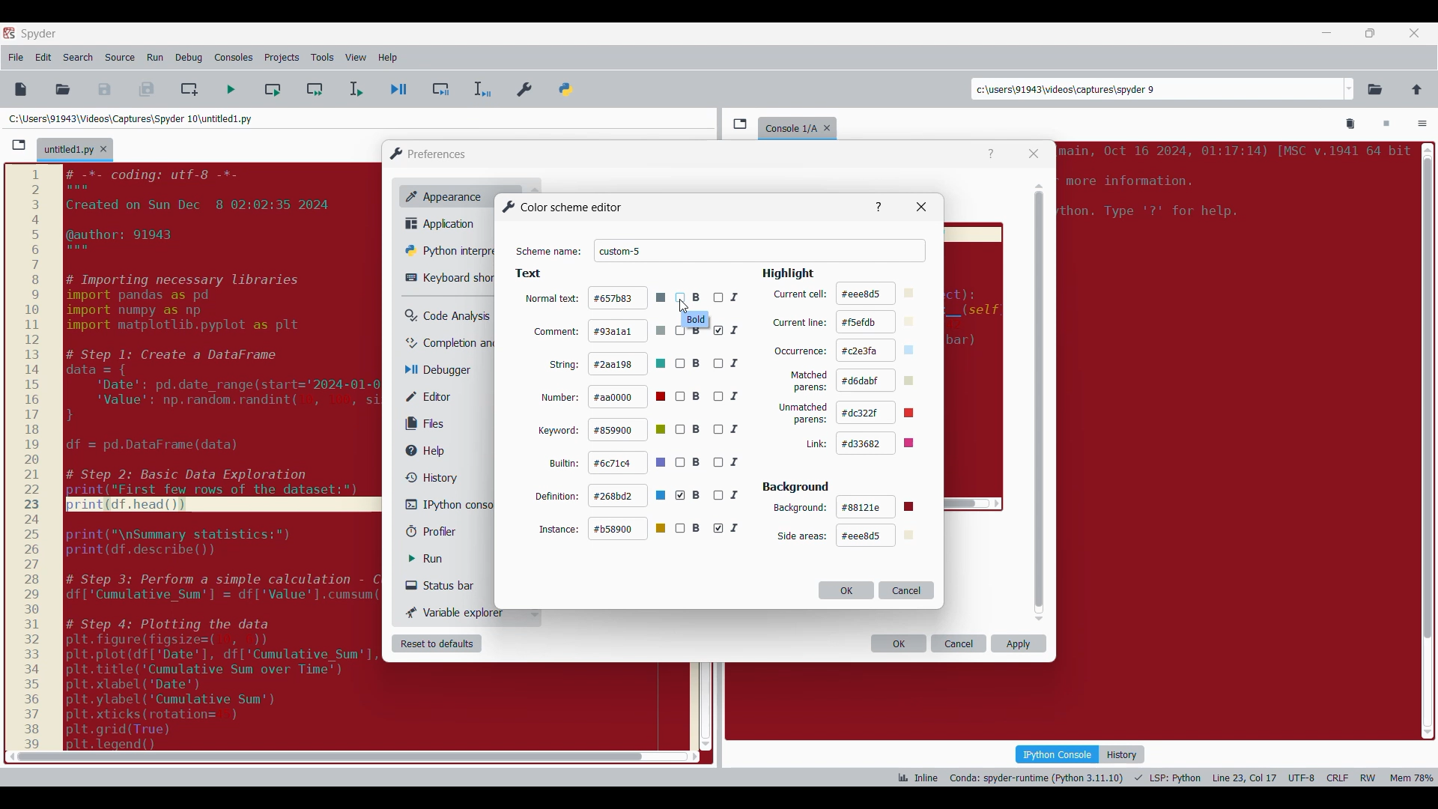  Describe the element at coordinates (879, 351) in the screenshot. I see `c2e3fa` at that location.